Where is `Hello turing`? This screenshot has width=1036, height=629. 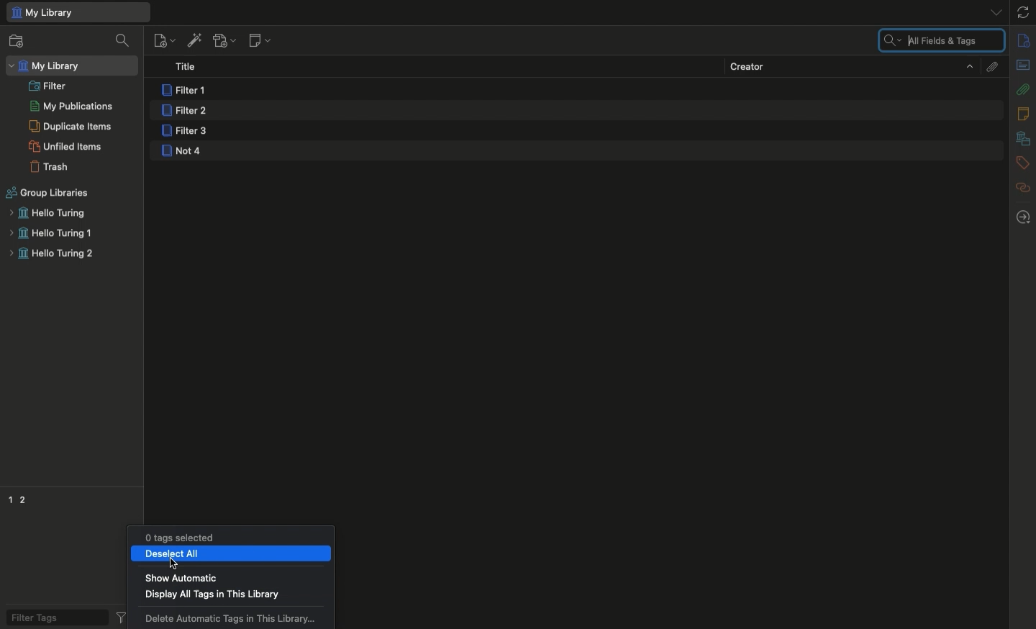
Hello turing is located at coordinates (46, 213).